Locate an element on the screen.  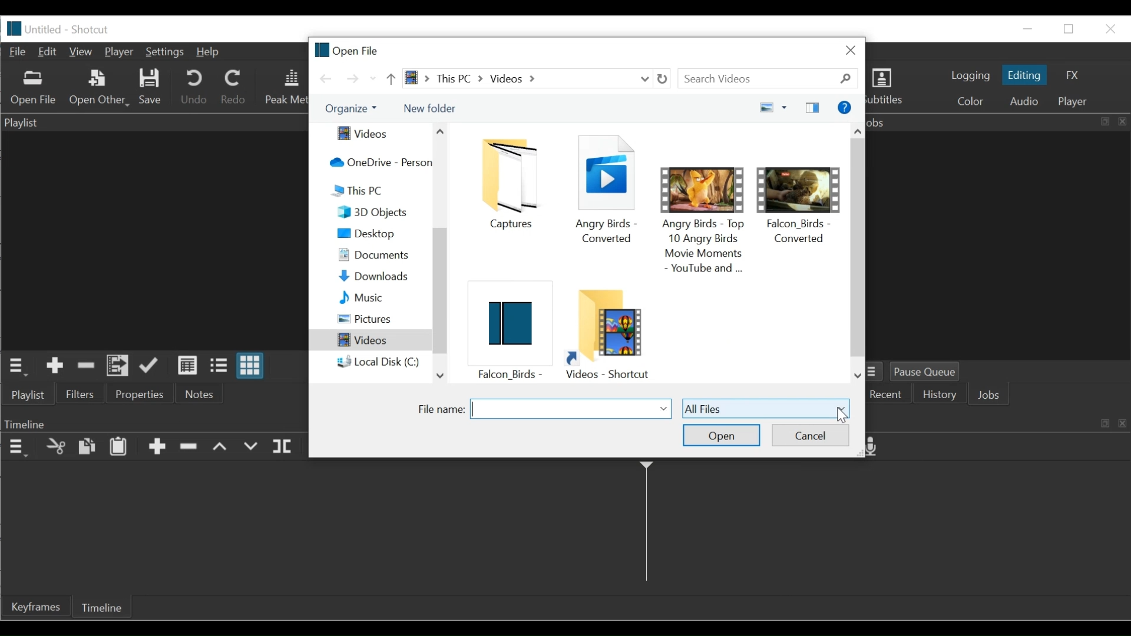
Append is located at coordinates (157, 448).